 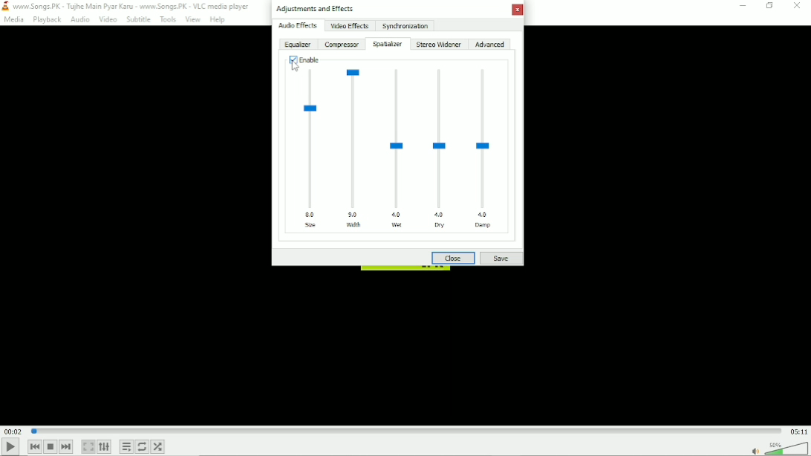 I want to click on Enabled, so click(x=304, y=59).